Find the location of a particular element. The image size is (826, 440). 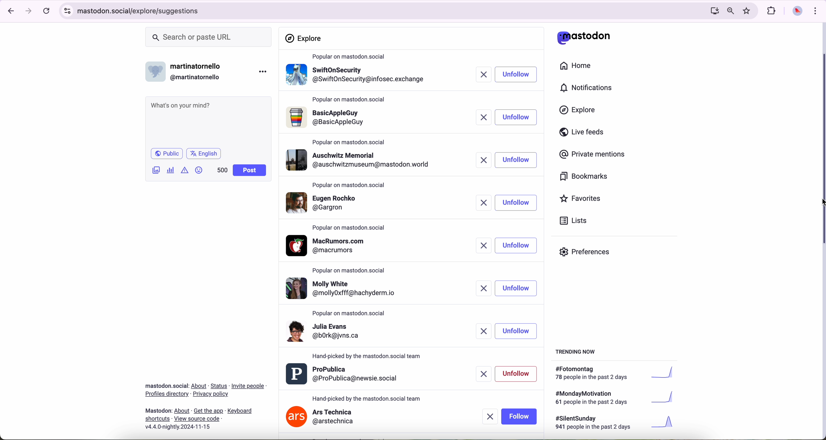

about is located at coordinates (206, 404).